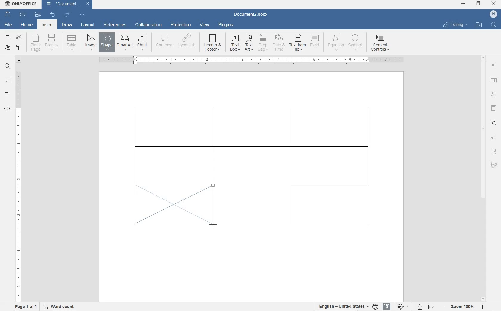 This screenshot has height=311, width=501. Describe the element at coordinates (379, 44) in the screenshot. I see `CONTENT CONTROLS` at that location.